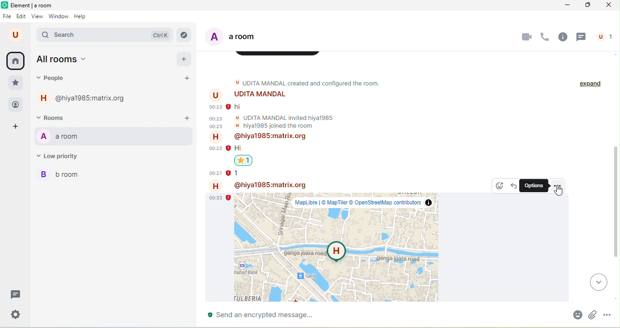 This screenshot has width=620, height=328. What do you see at coordinates (608, 313) in the screenshot?
I see `more options` at bounding box center [608, 313].